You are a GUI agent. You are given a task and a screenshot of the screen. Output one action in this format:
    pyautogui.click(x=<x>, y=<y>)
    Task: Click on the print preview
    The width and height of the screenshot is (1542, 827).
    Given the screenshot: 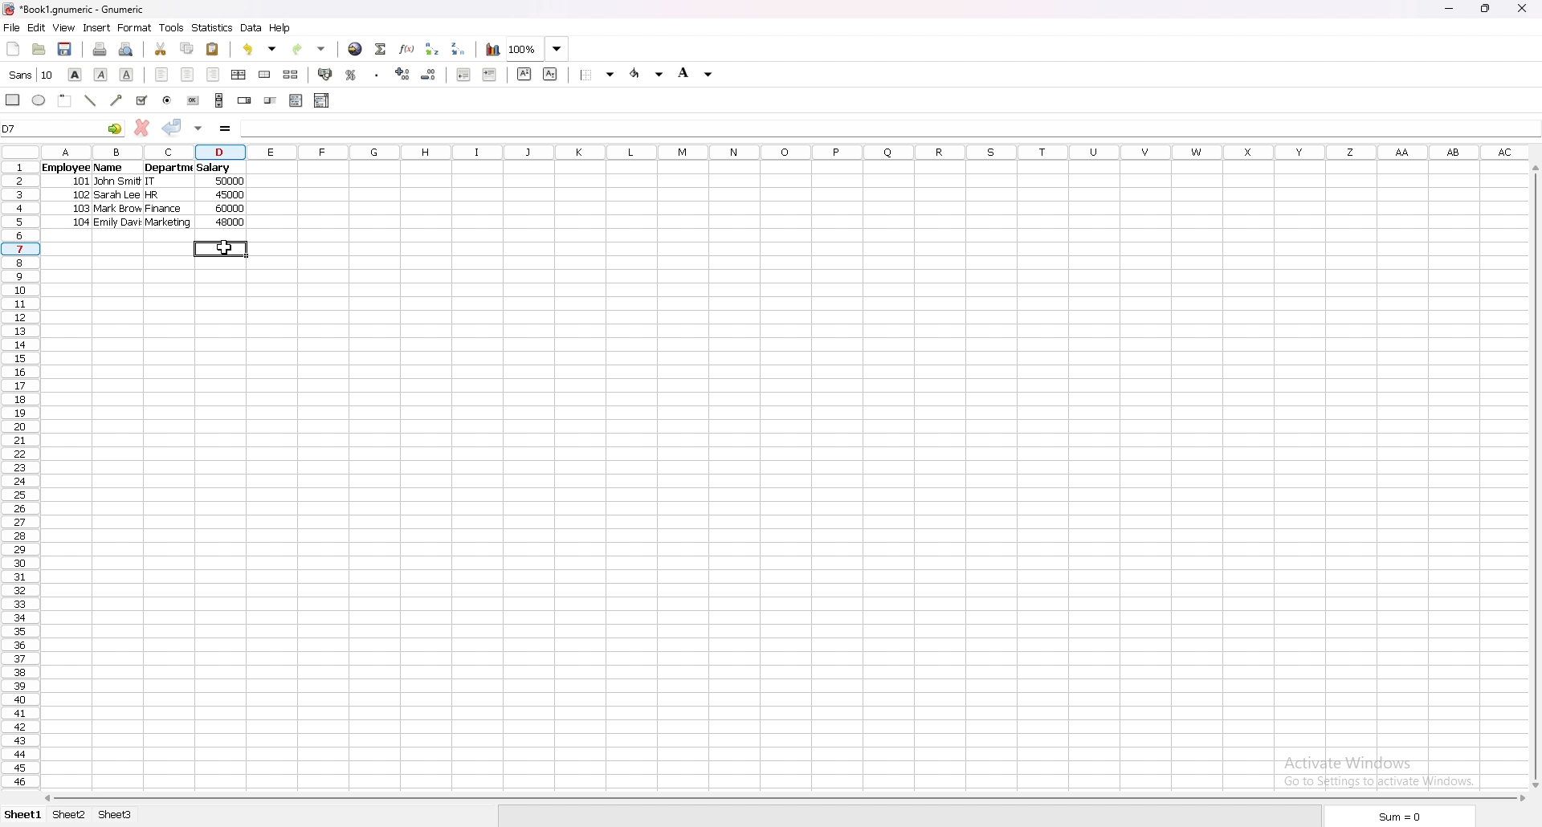 What is the action you would take?
    pyautogui.click(x=126, y=49)
    